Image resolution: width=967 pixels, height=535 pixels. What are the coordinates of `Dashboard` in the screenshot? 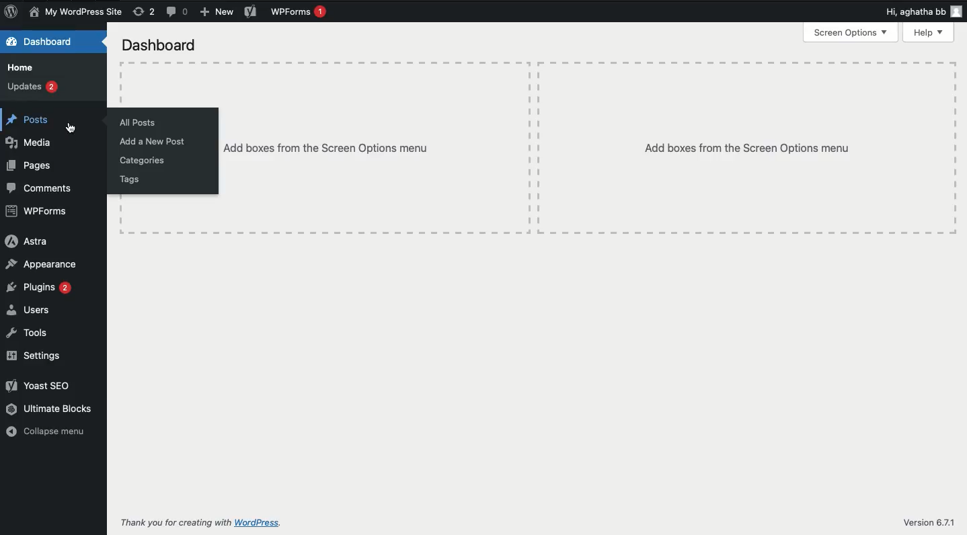 It's located at (163, 45).